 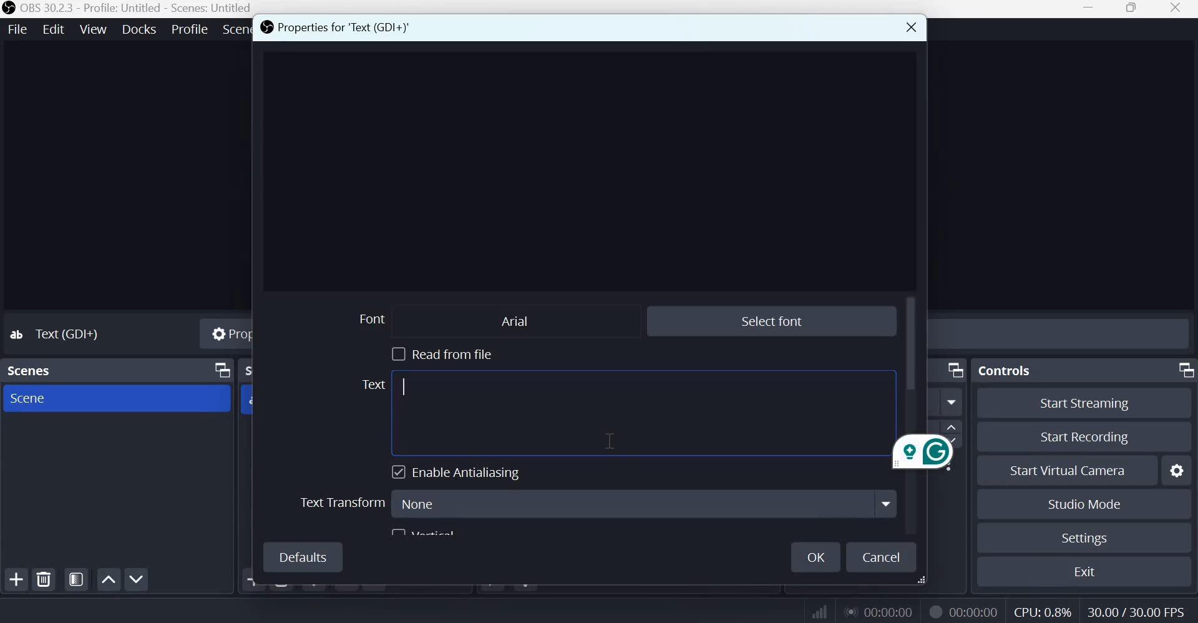 What do you see at coordinates (441, 353) in the screenshot?
I see `Read from file` at bounding box center [441, 353].